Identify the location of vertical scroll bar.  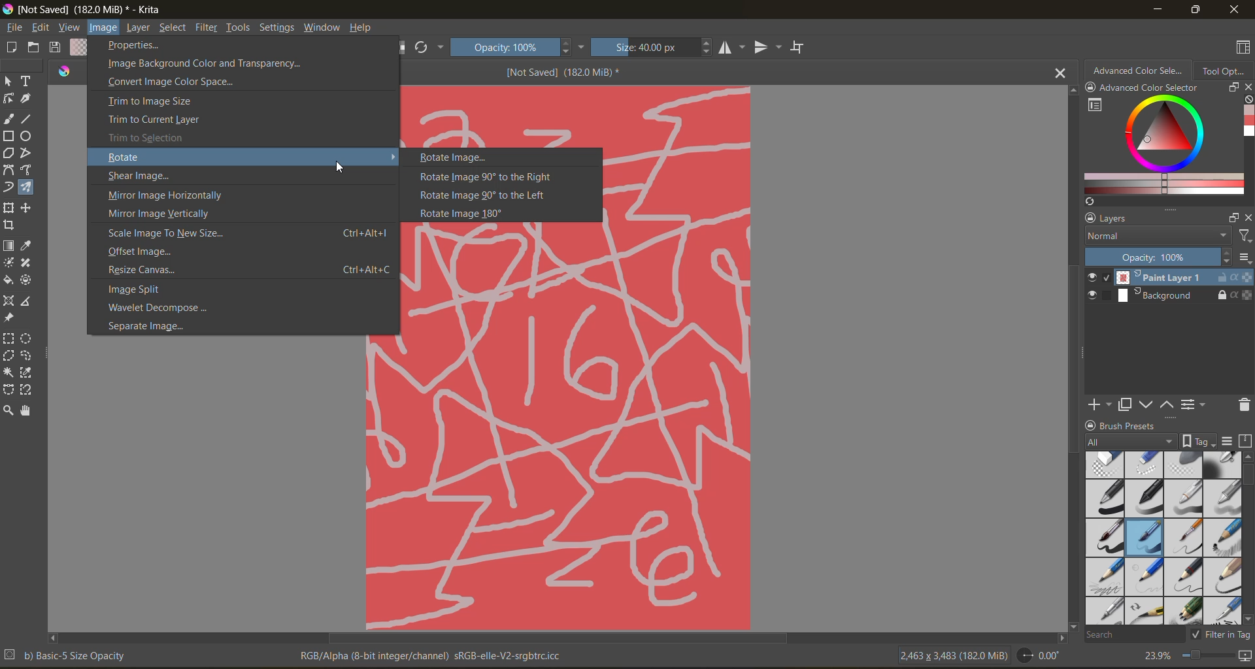
(1075, 369).